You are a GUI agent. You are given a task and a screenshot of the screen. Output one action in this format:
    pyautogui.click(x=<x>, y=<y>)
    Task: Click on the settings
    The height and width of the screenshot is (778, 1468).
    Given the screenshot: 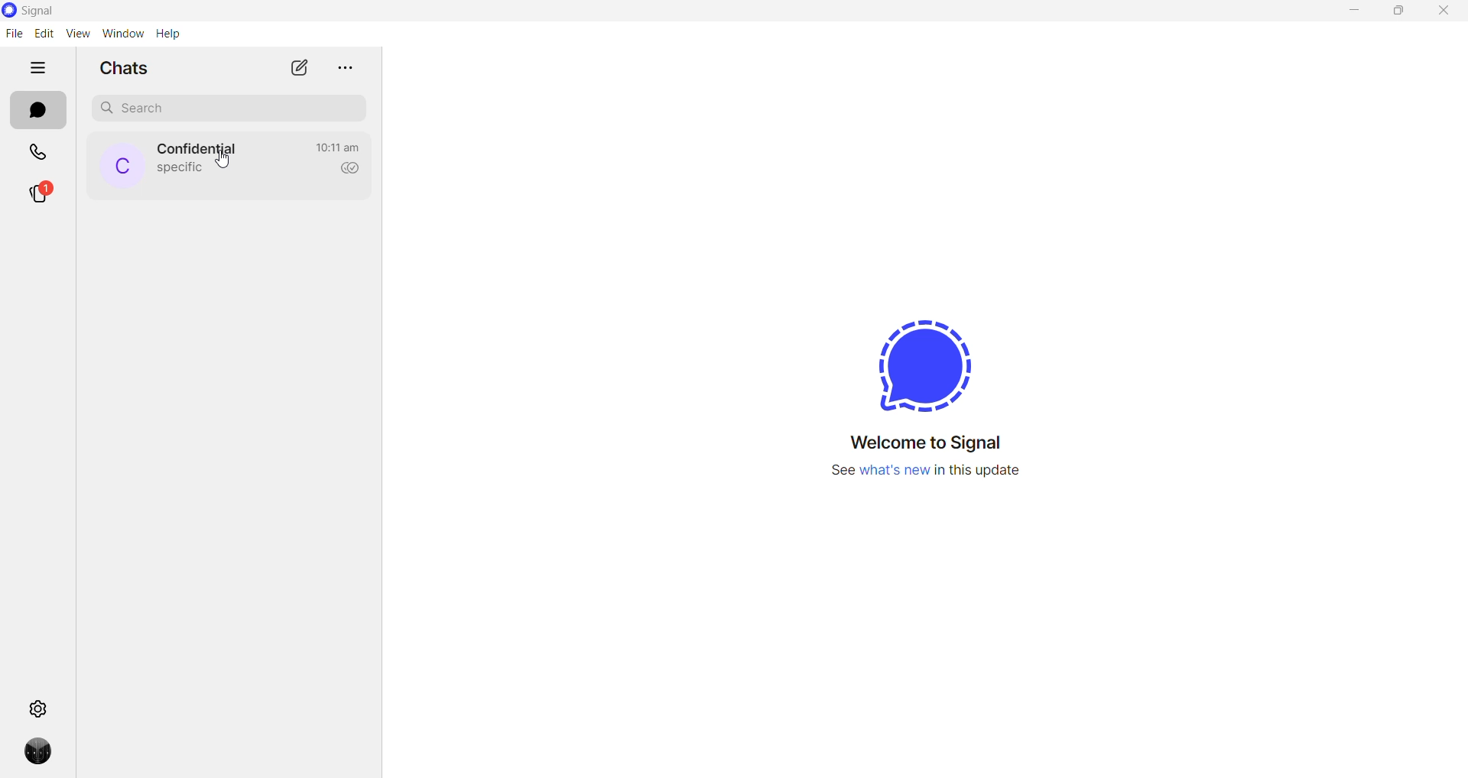 What is the action you would take?
    pyautogui.click(x=39, y=709)
    